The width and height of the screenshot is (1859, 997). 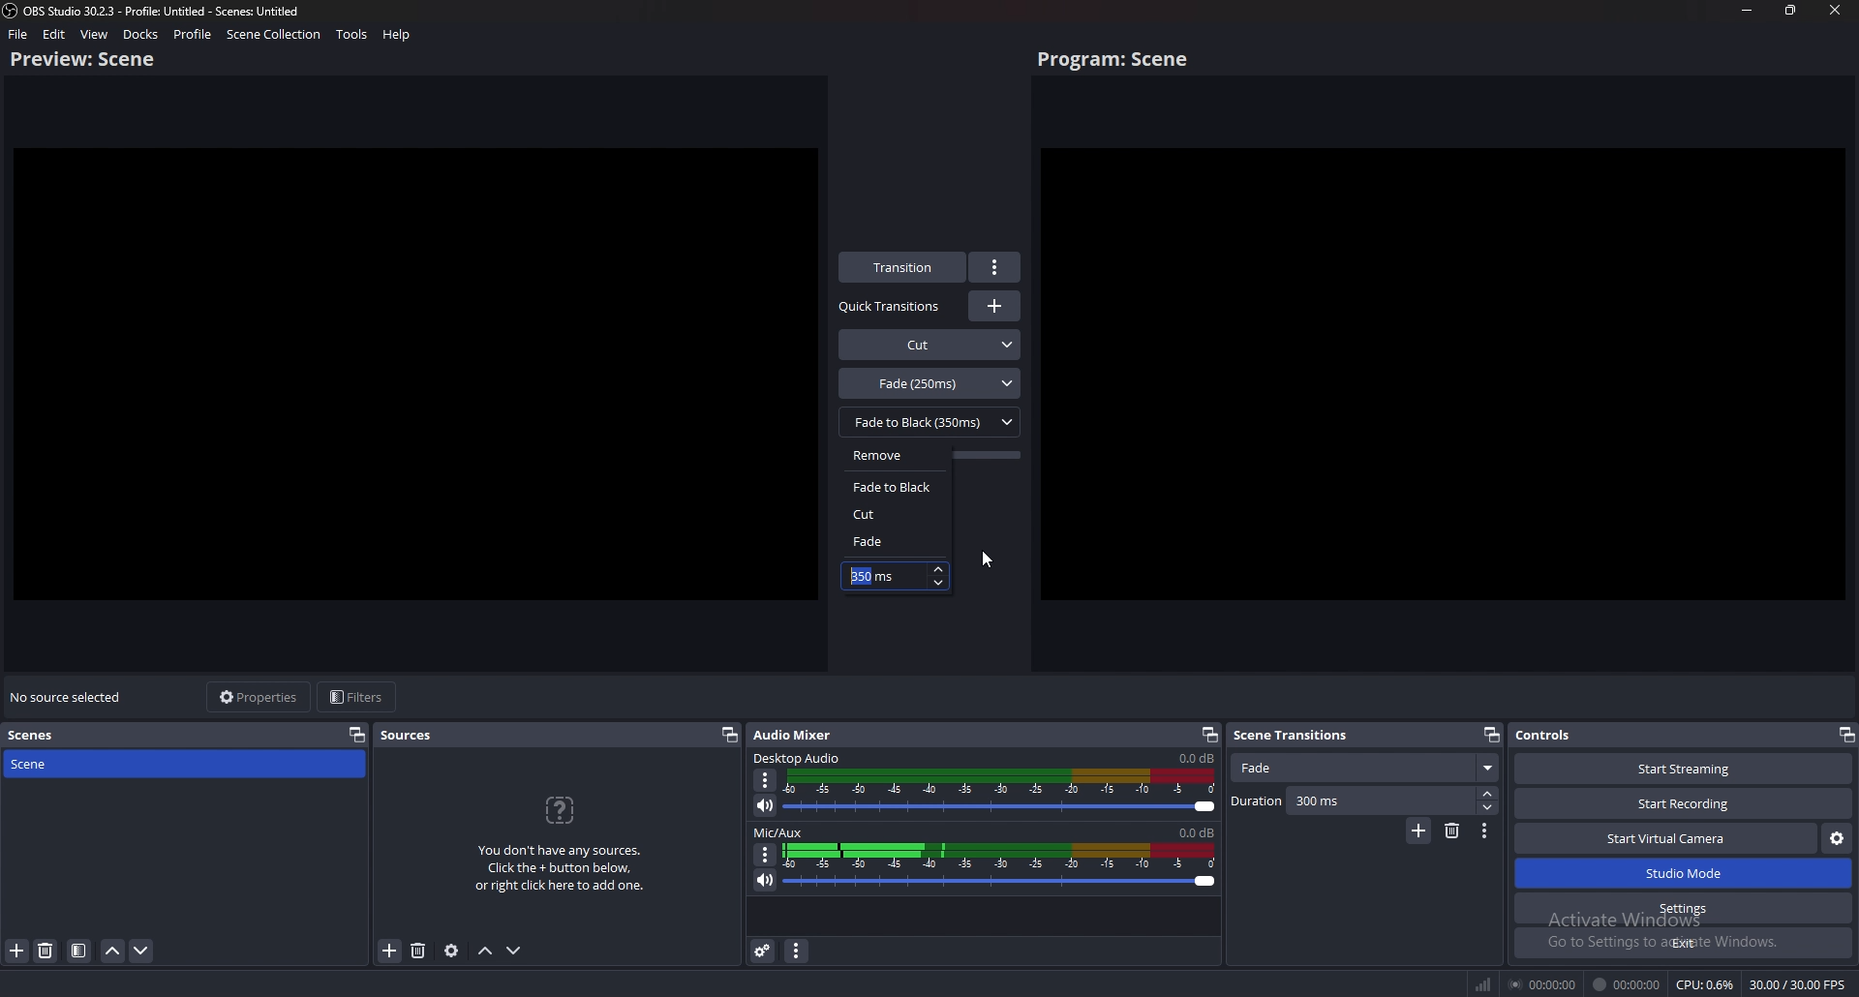 What do you see at coordinates (55, 34) in the screenshot?
I see `edit` at bounding box center [55, 34].